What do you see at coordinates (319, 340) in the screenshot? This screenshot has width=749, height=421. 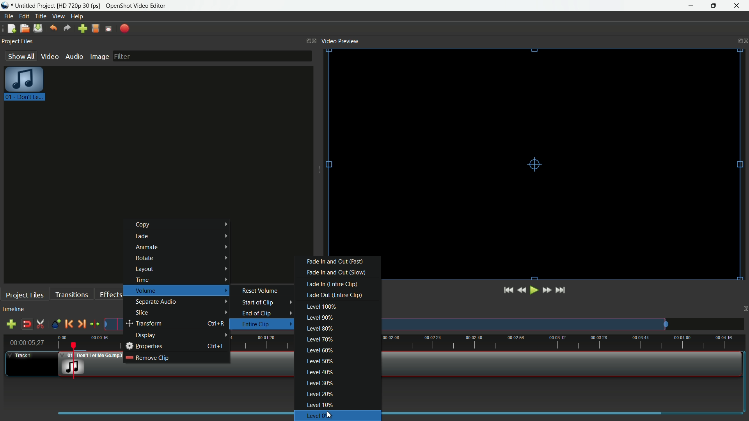 I see `level 70%` at bounding box center [319, 340].